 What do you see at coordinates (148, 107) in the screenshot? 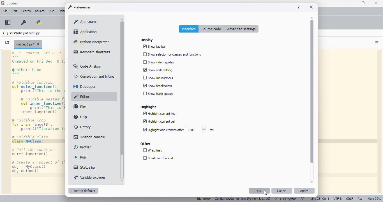
I see `highlight` at bounding box center [148, 107].